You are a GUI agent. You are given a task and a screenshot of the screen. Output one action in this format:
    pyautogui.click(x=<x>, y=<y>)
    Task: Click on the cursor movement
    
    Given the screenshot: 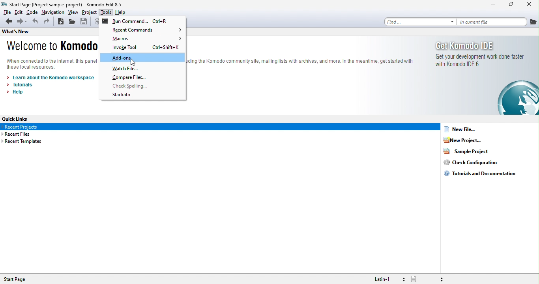 What is the action you would take?
    pyautogui.click(x=132, y=63)
    